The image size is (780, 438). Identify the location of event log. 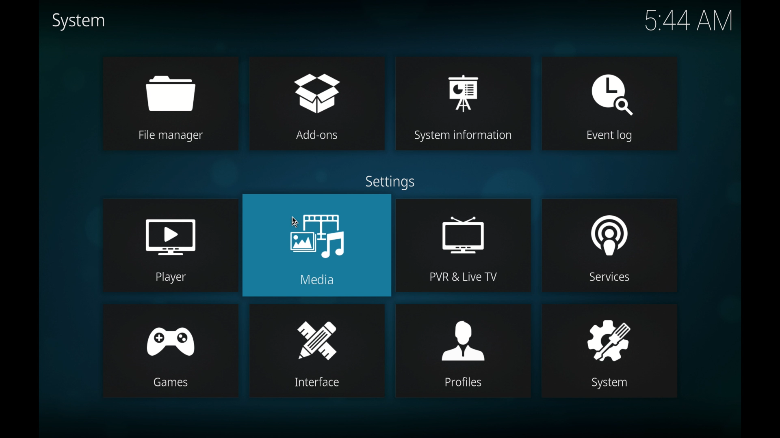
(610, 103).